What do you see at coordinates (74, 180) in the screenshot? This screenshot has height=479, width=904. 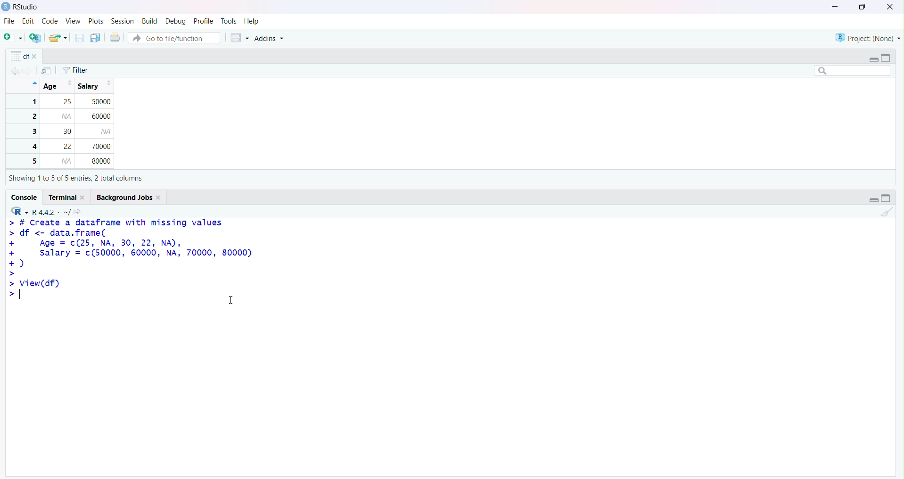 I see `Showing 110 5 of 5 entries, 2 total columns` at bounding box center [74, 180].